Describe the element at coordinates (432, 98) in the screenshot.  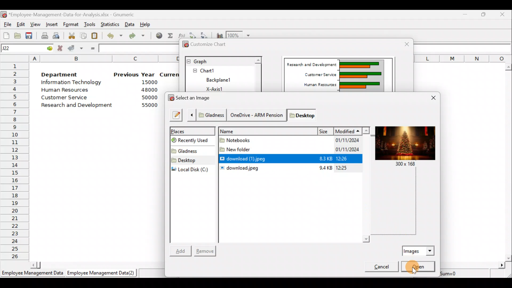
I see `Close` at that location.